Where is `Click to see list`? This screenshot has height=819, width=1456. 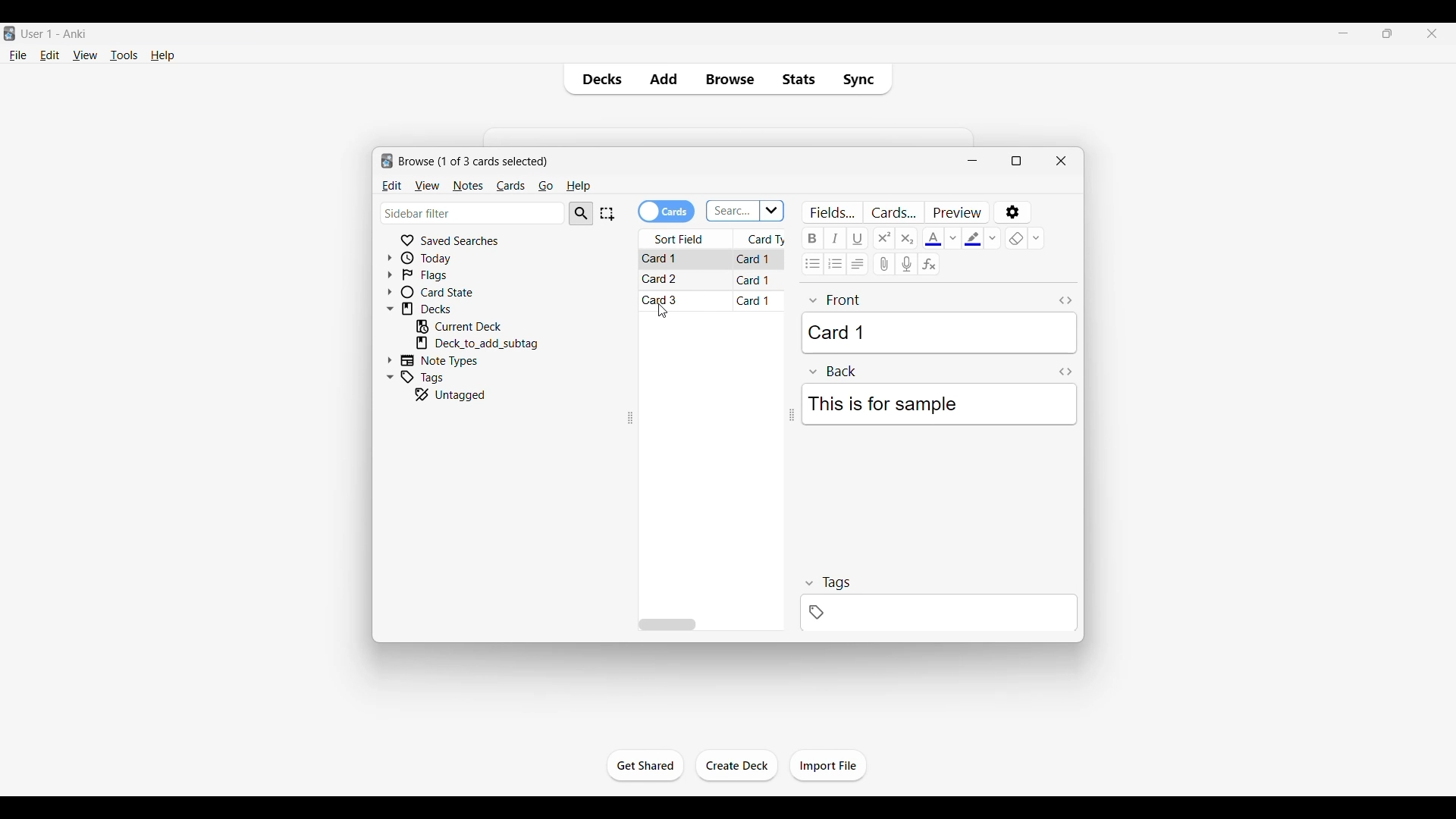
Click to see list is located at coordinates (773, 211).